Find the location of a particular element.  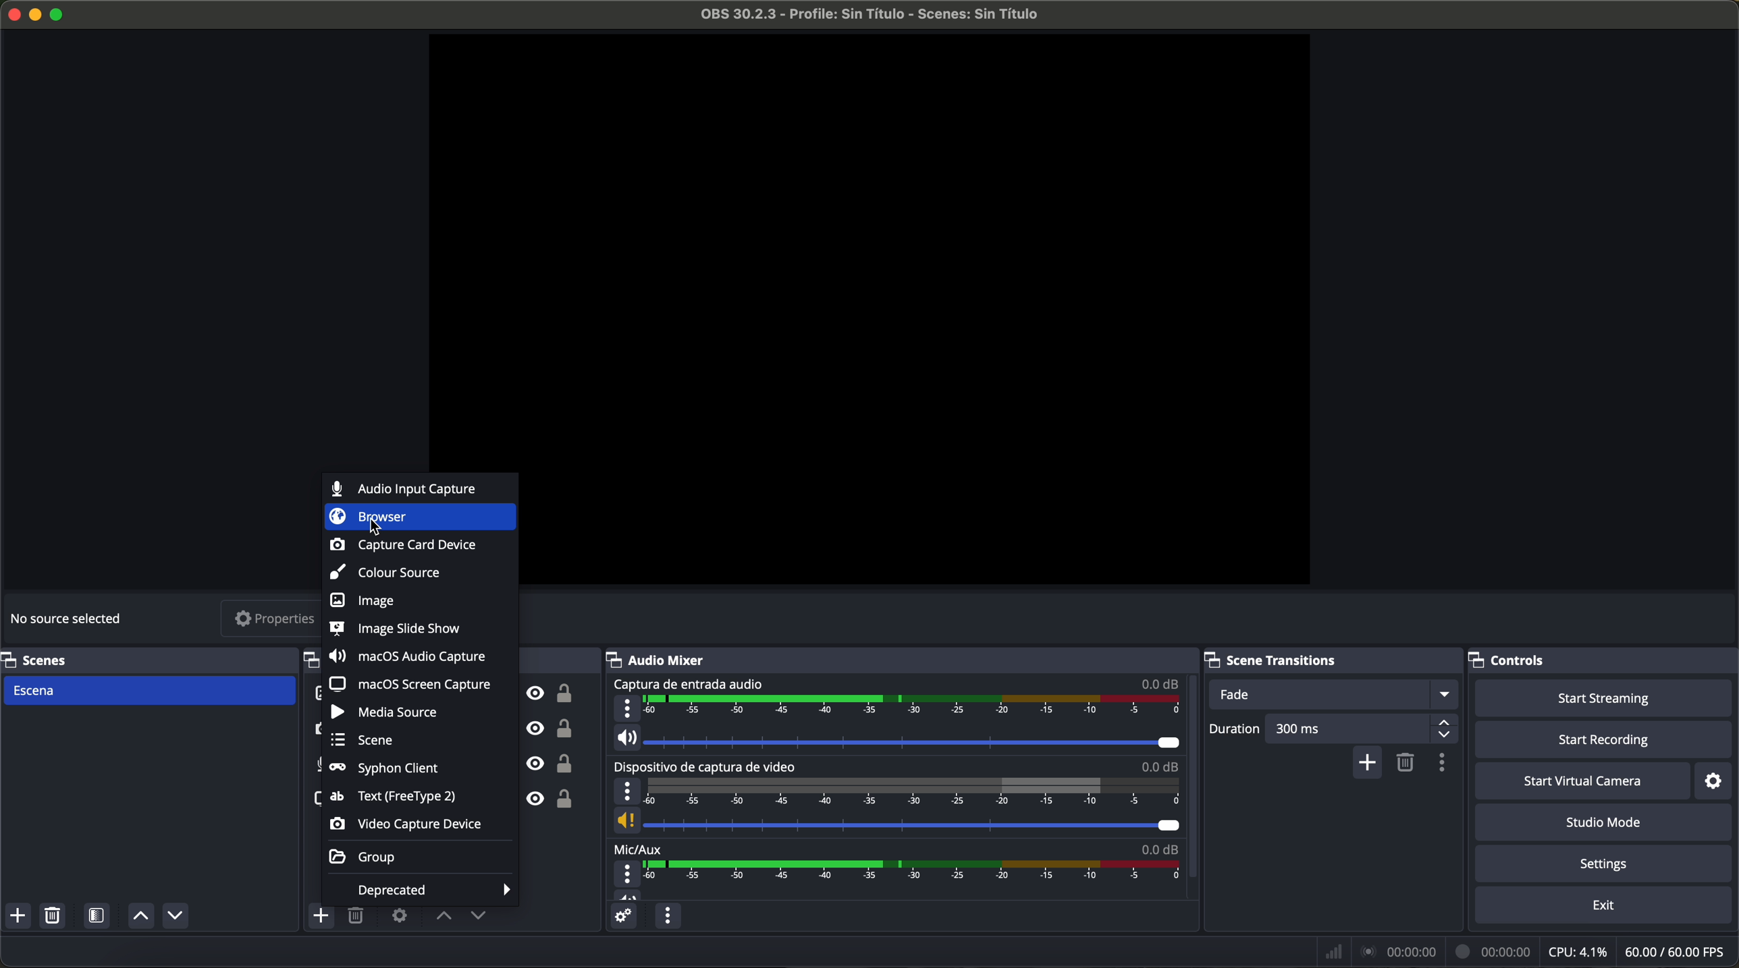

start recording is located at coordinates (1604, 741).